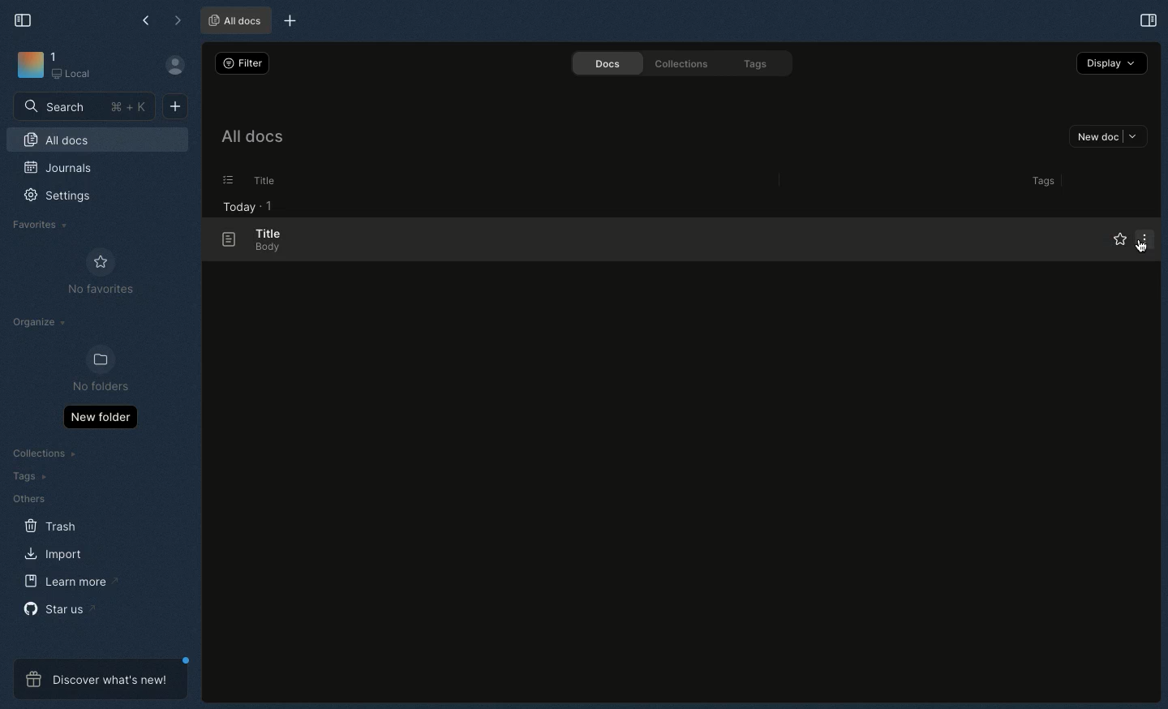  Describe the element at coordinates (601, 63) in the screenshot. I see `Docs` at that location.